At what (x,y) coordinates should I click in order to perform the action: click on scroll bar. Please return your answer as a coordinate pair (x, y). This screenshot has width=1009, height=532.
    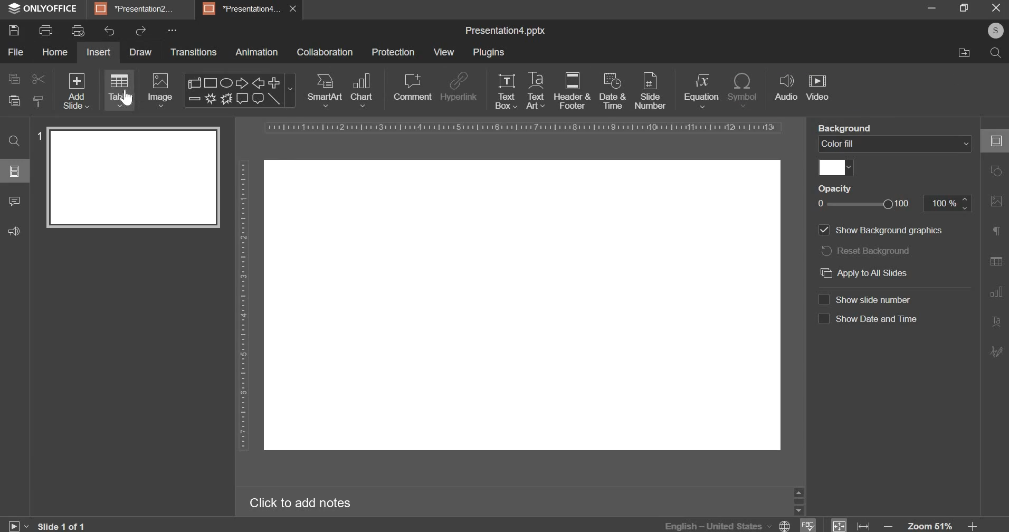
    Looking at the image, I should click on (799, 500).